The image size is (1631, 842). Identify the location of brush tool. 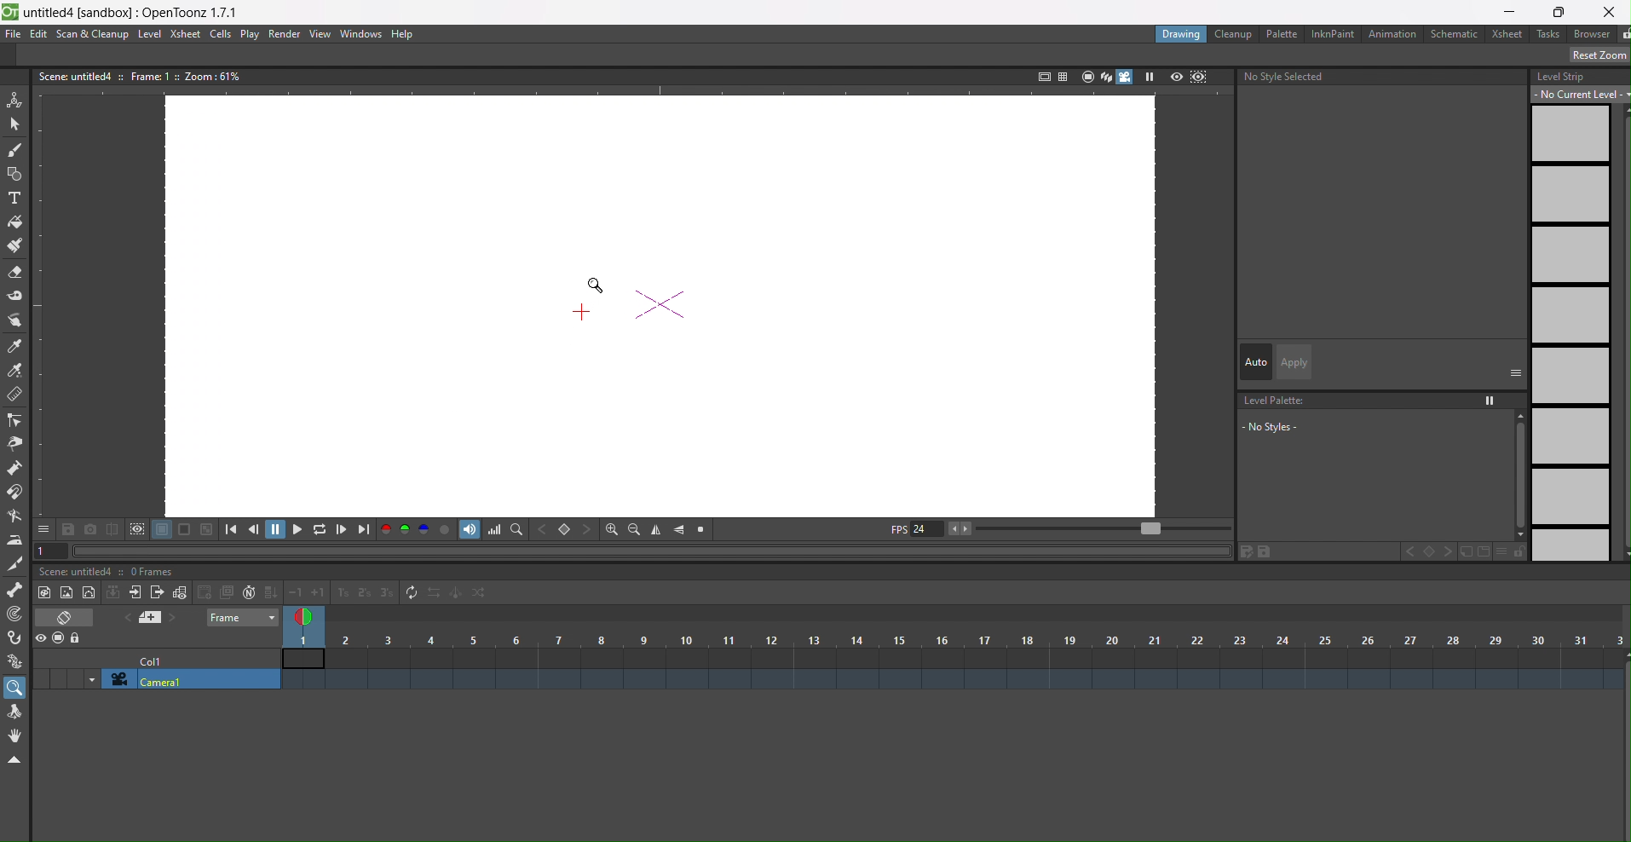
(16, 150).